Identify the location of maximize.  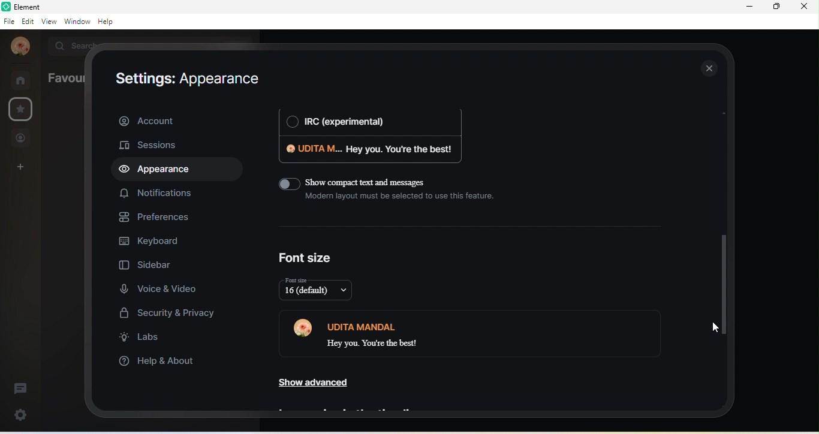
(776, 9).